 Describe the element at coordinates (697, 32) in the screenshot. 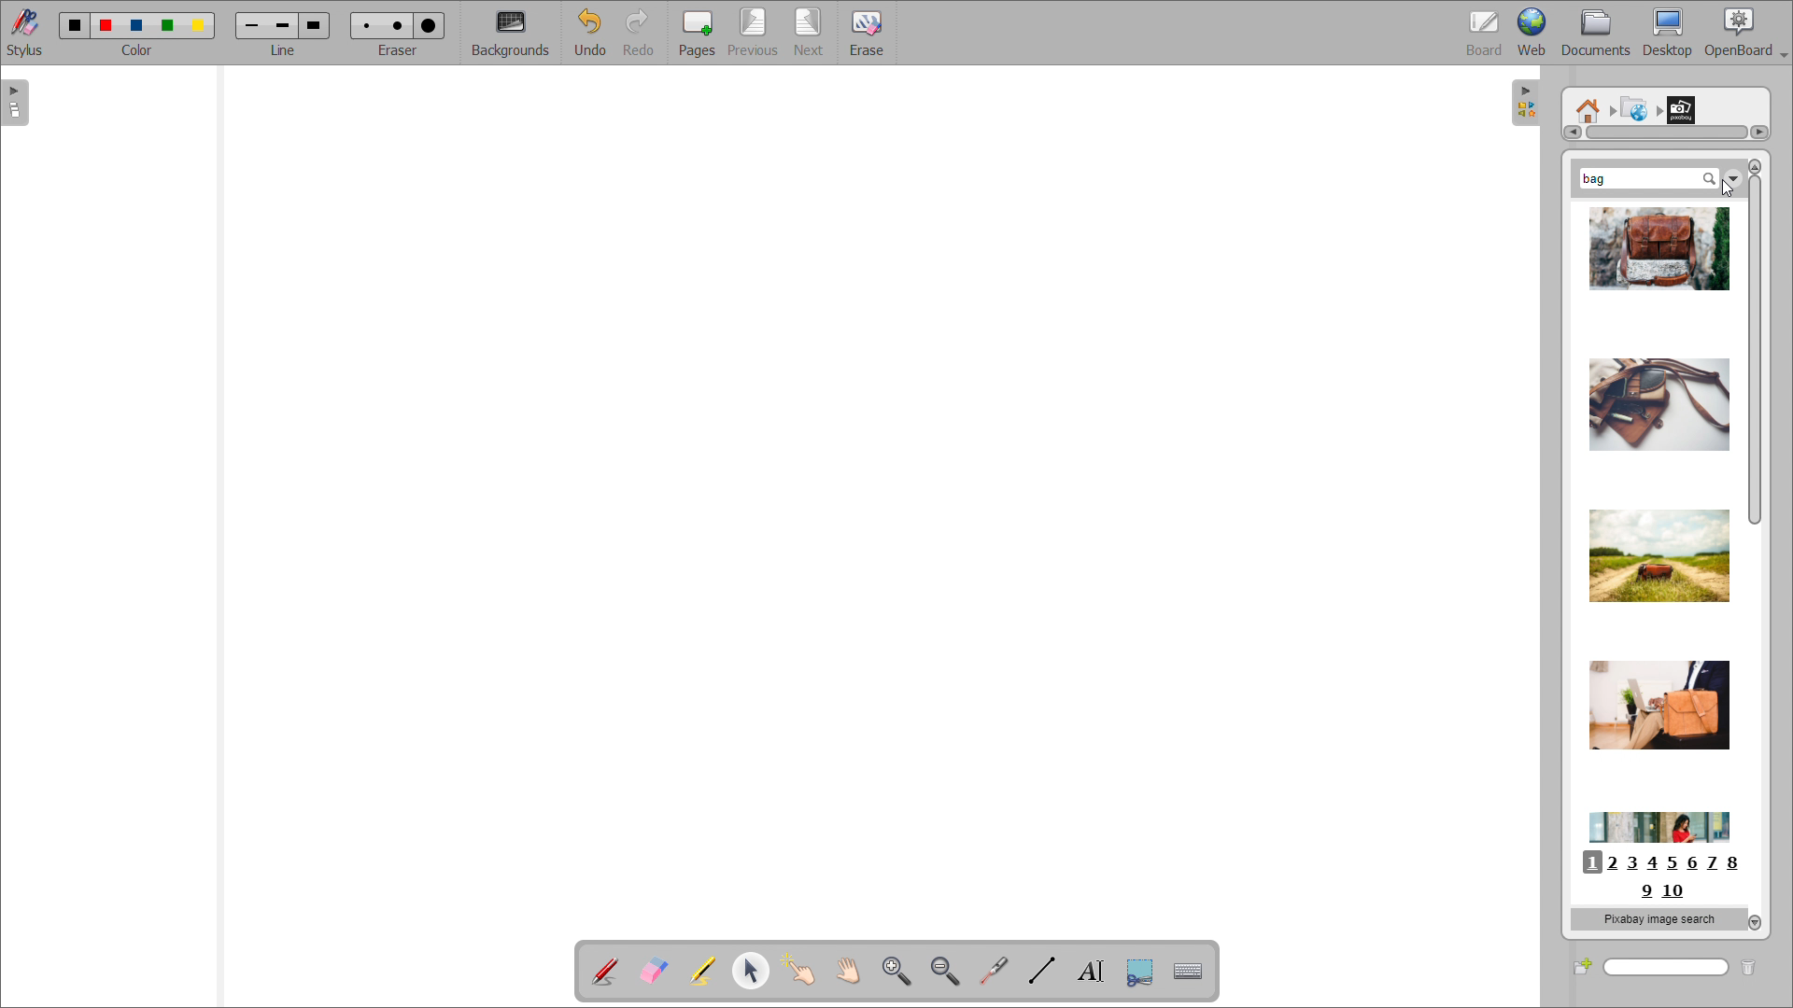

I see `add pages` at that location.